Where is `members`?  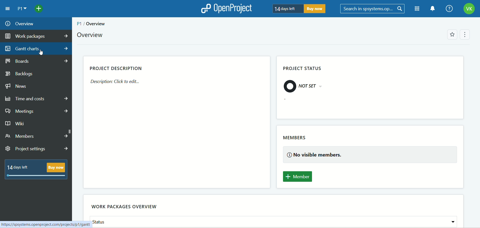 members is located at coordinates (296, 138).